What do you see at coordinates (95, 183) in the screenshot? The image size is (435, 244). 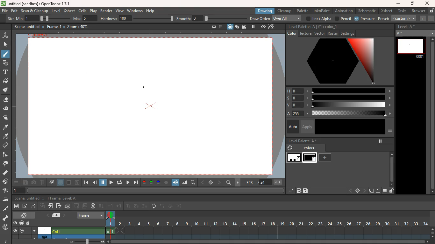 I see `back` at bounding box center [95, 183].